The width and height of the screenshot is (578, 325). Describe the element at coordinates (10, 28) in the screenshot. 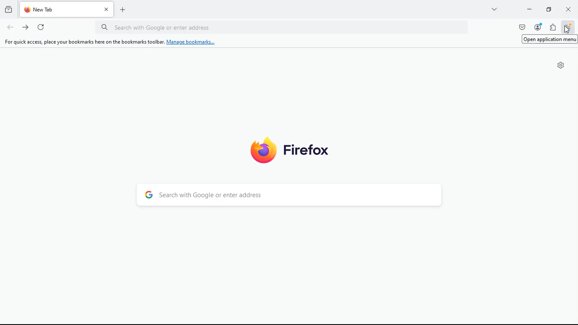

I see `back` at that location.